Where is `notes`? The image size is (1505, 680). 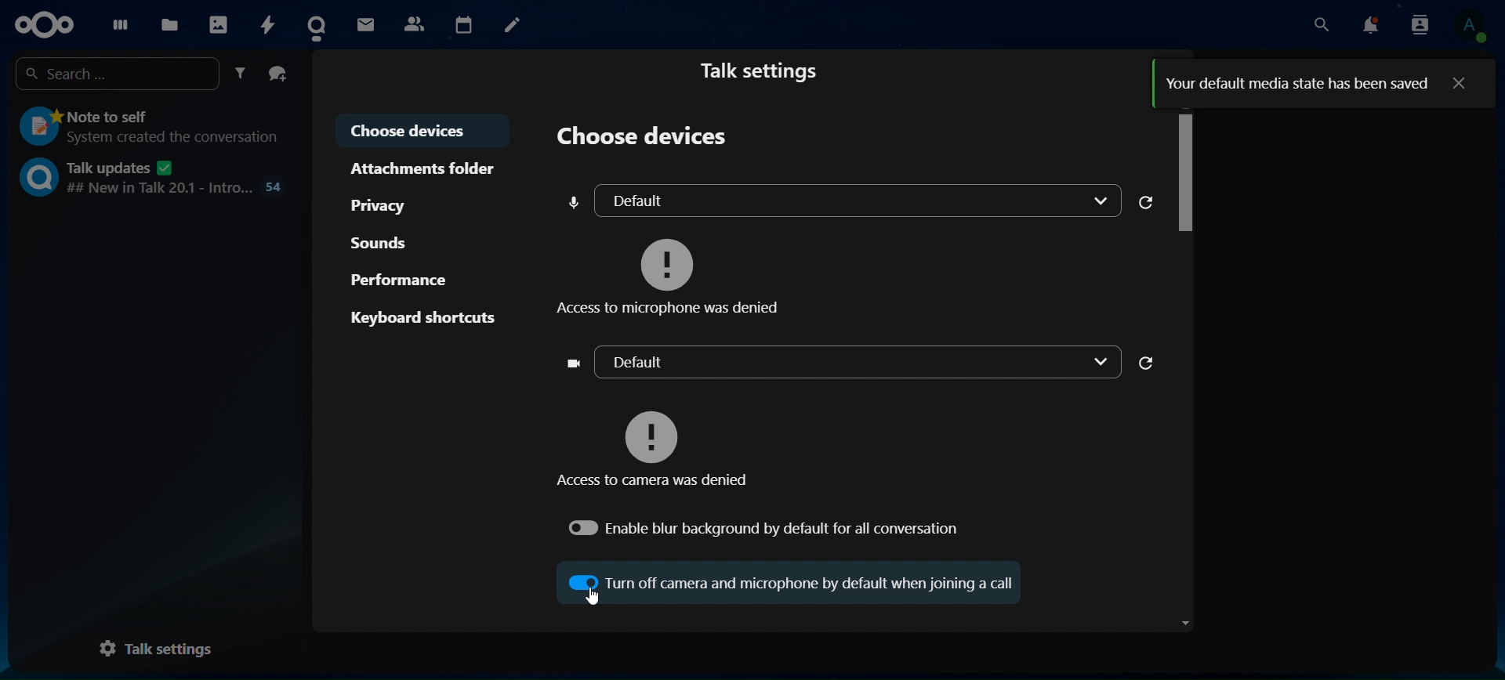 notes is located at coordinates (513, 23).